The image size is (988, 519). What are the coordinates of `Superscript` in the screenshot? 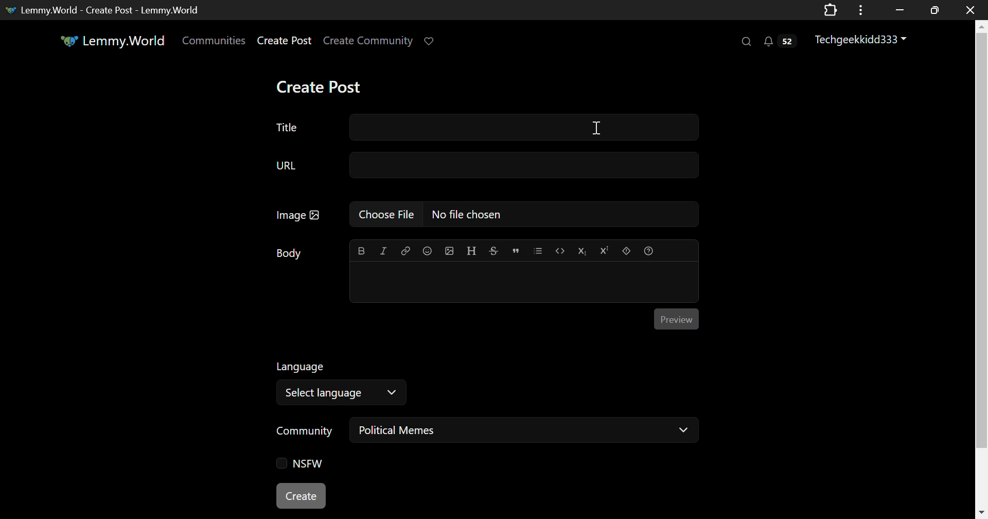 It's located at (605, 251).